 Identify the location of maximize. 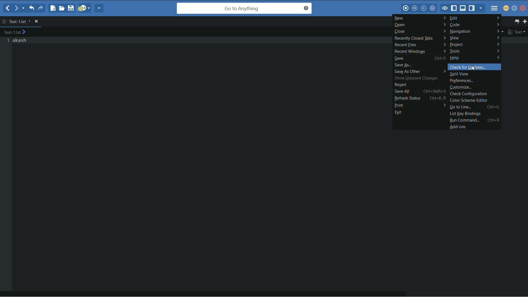
(515, 9).